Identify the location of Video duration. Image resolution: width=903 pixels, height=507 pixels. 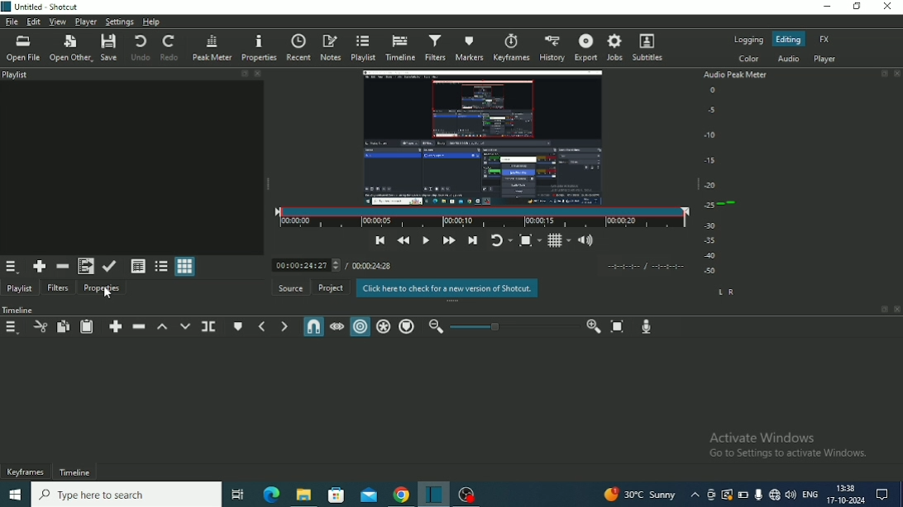
(482, 218).